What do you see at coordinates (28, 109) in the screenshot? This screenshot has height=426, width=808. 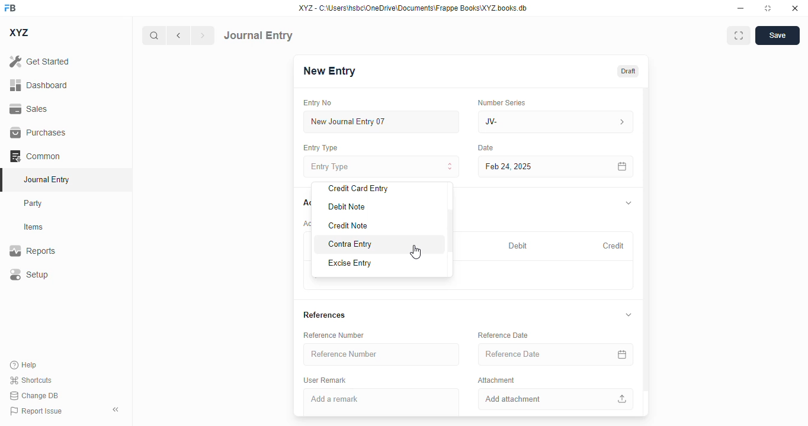 I see `sales` at bounding box center [28, 109].